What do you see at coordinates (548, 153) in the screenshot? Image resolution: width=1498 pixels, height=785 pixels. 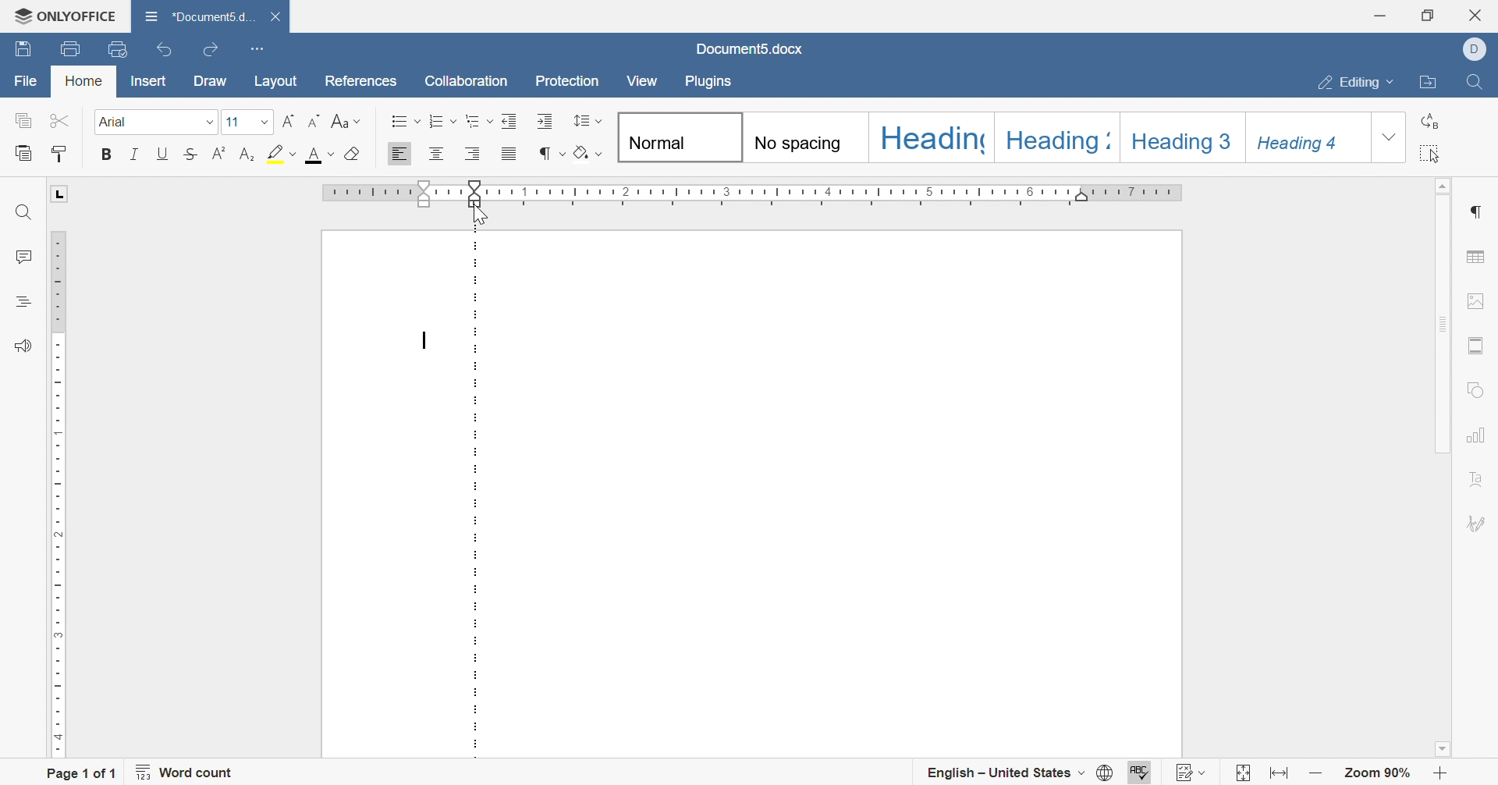 I see `nonprinting characters` at bounding box center [548, 153].